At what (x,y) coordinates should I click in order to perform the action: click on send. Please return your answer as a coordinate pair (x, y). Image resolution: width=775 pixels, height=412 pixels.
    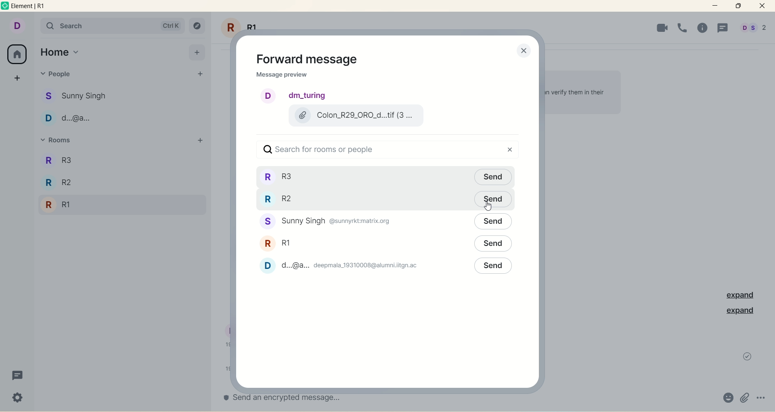
    Looking at the image, I should click on (493, 222).